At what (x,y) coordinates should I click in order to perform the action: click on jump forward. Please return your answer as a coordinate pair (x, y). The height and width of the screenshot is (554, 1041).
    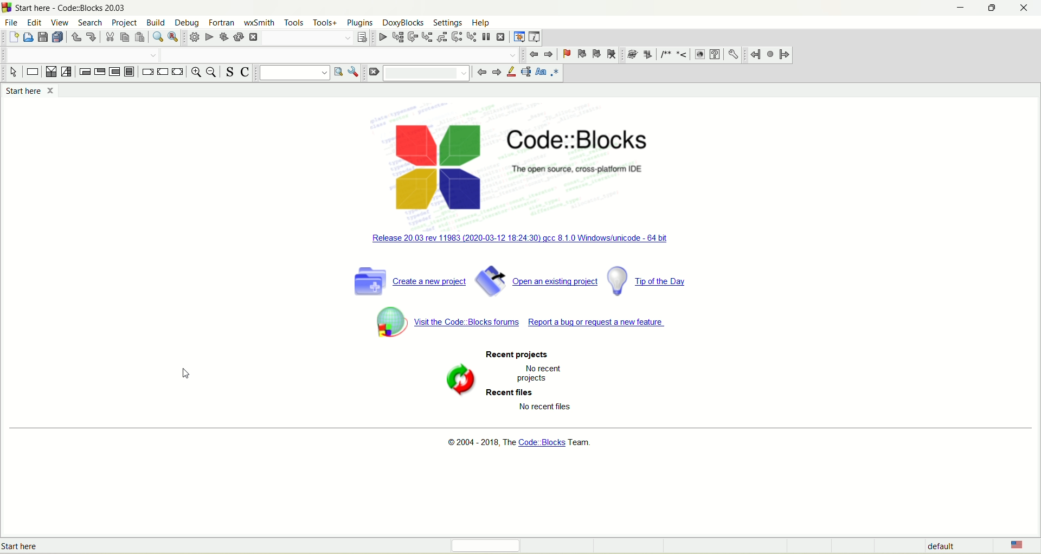
    Looking at the image, I should click on (548, 55).